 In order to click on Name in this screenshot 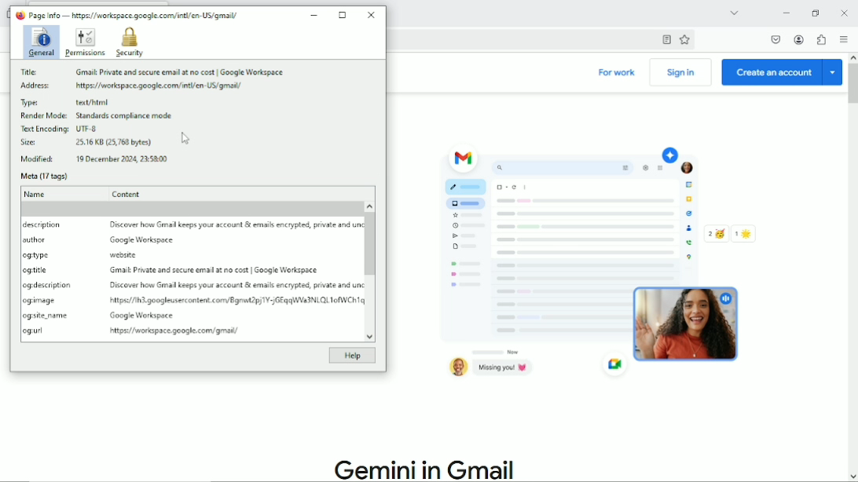, I will do `click(36, 195)`.